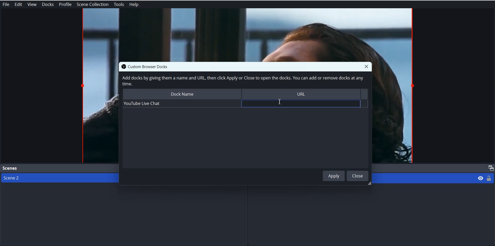  What do you see at coordinates (334, 176) in the screenshot?
I see `Apply` at bounding box center [334, 176].